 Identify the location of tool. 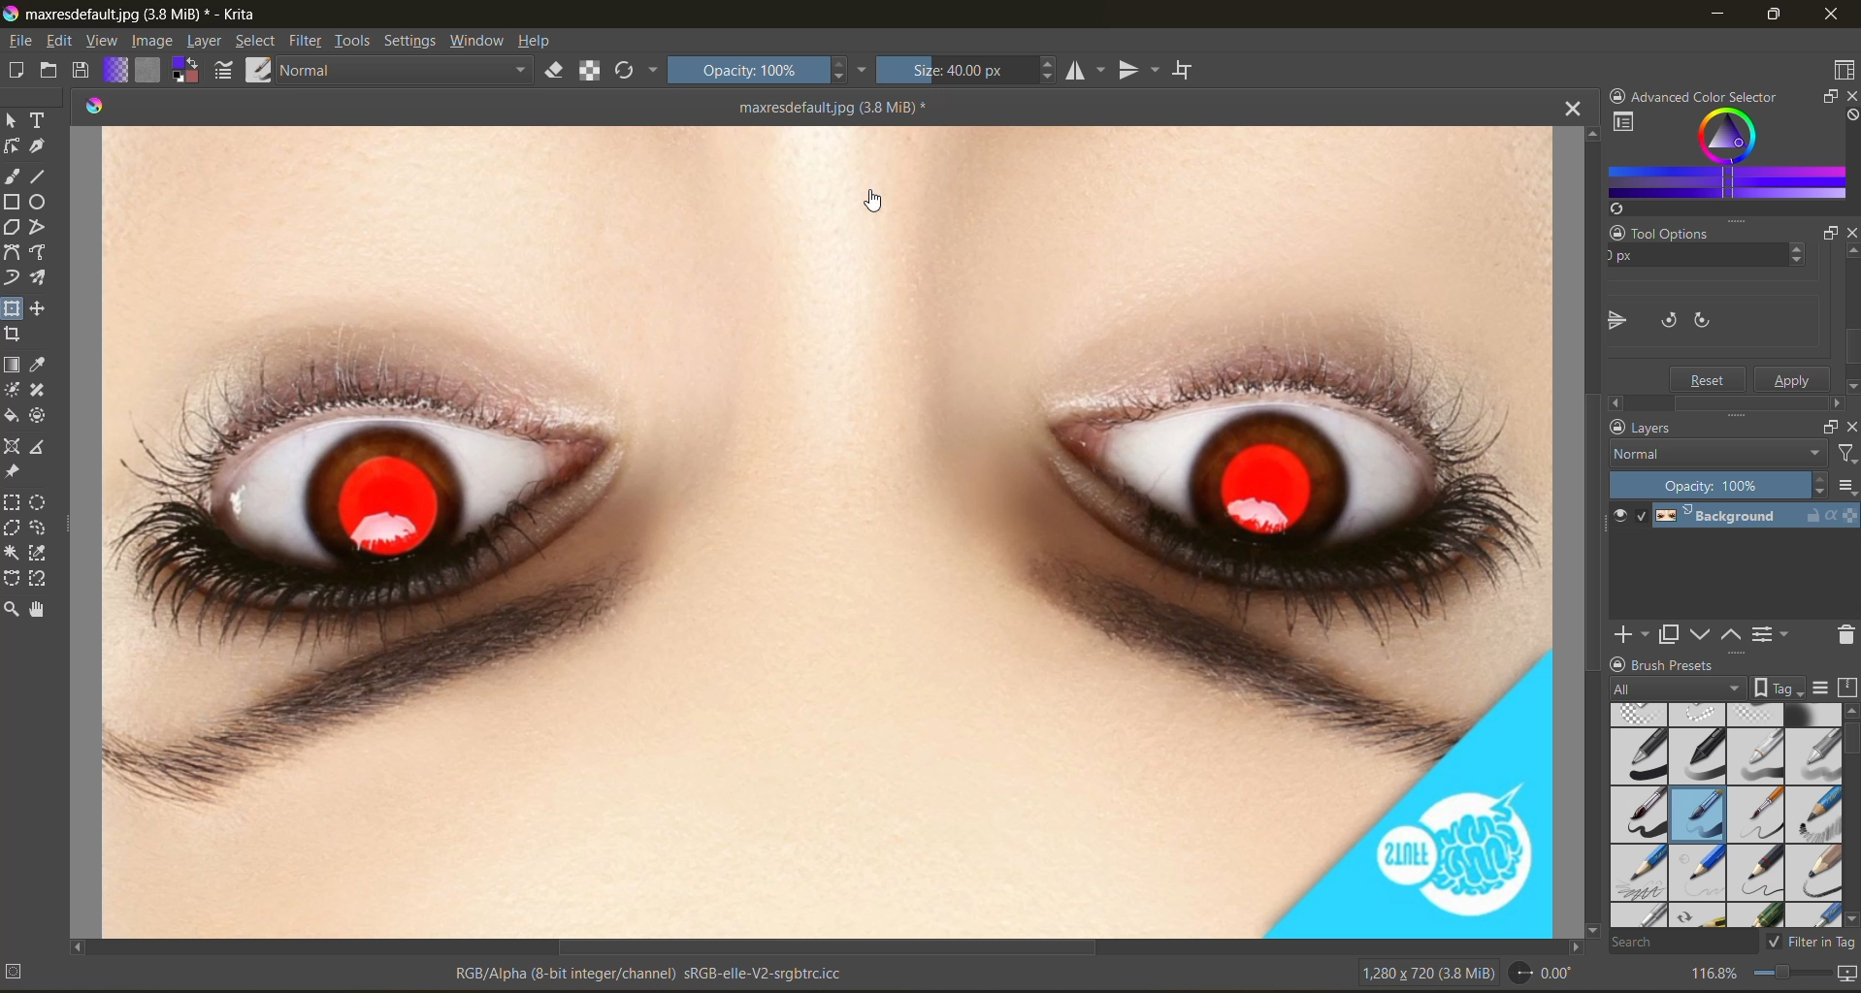
(40, 146).